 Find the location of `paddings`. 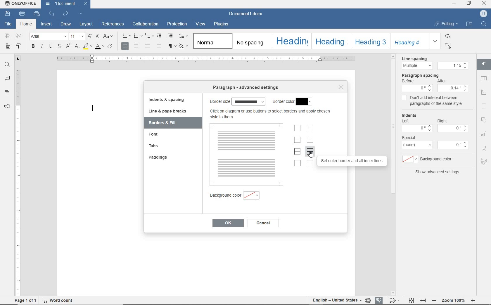

paddings is located at coordinates (162, 158).